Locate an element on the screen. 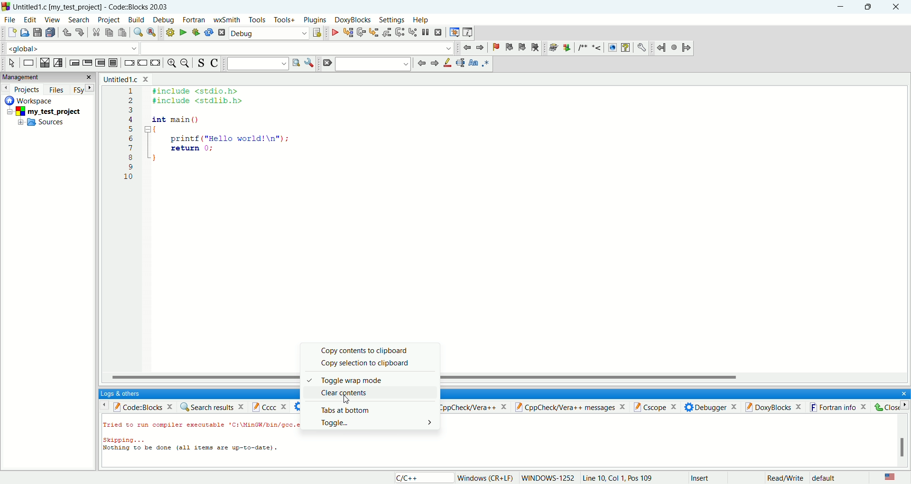 This screenshot has width=911, height=484. WINDOWS-1252 is located at coordinates (548, 478).